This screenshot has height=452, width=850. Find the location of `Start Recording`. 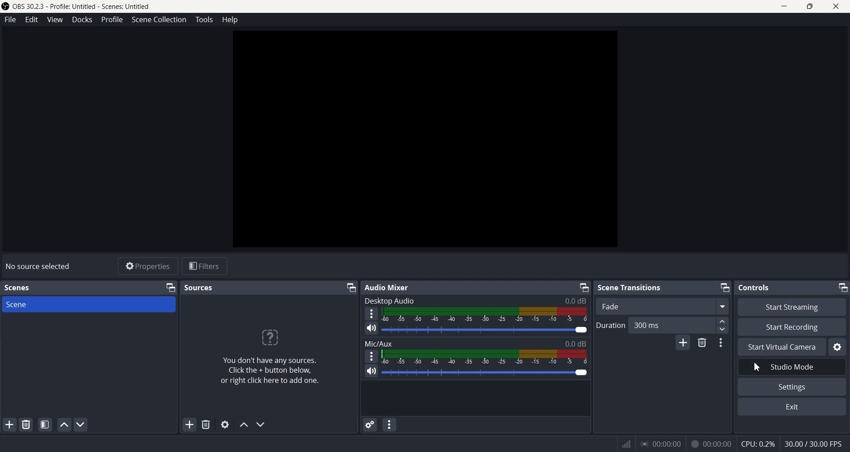

Start Recording is located at coordinates (794, 327).